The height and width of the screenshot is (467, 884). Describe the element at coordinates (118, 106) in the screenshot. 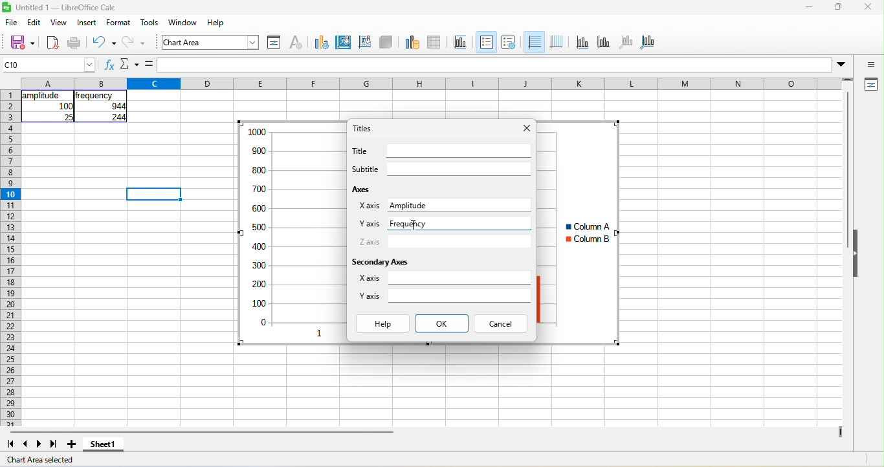

I see `044` at that location.